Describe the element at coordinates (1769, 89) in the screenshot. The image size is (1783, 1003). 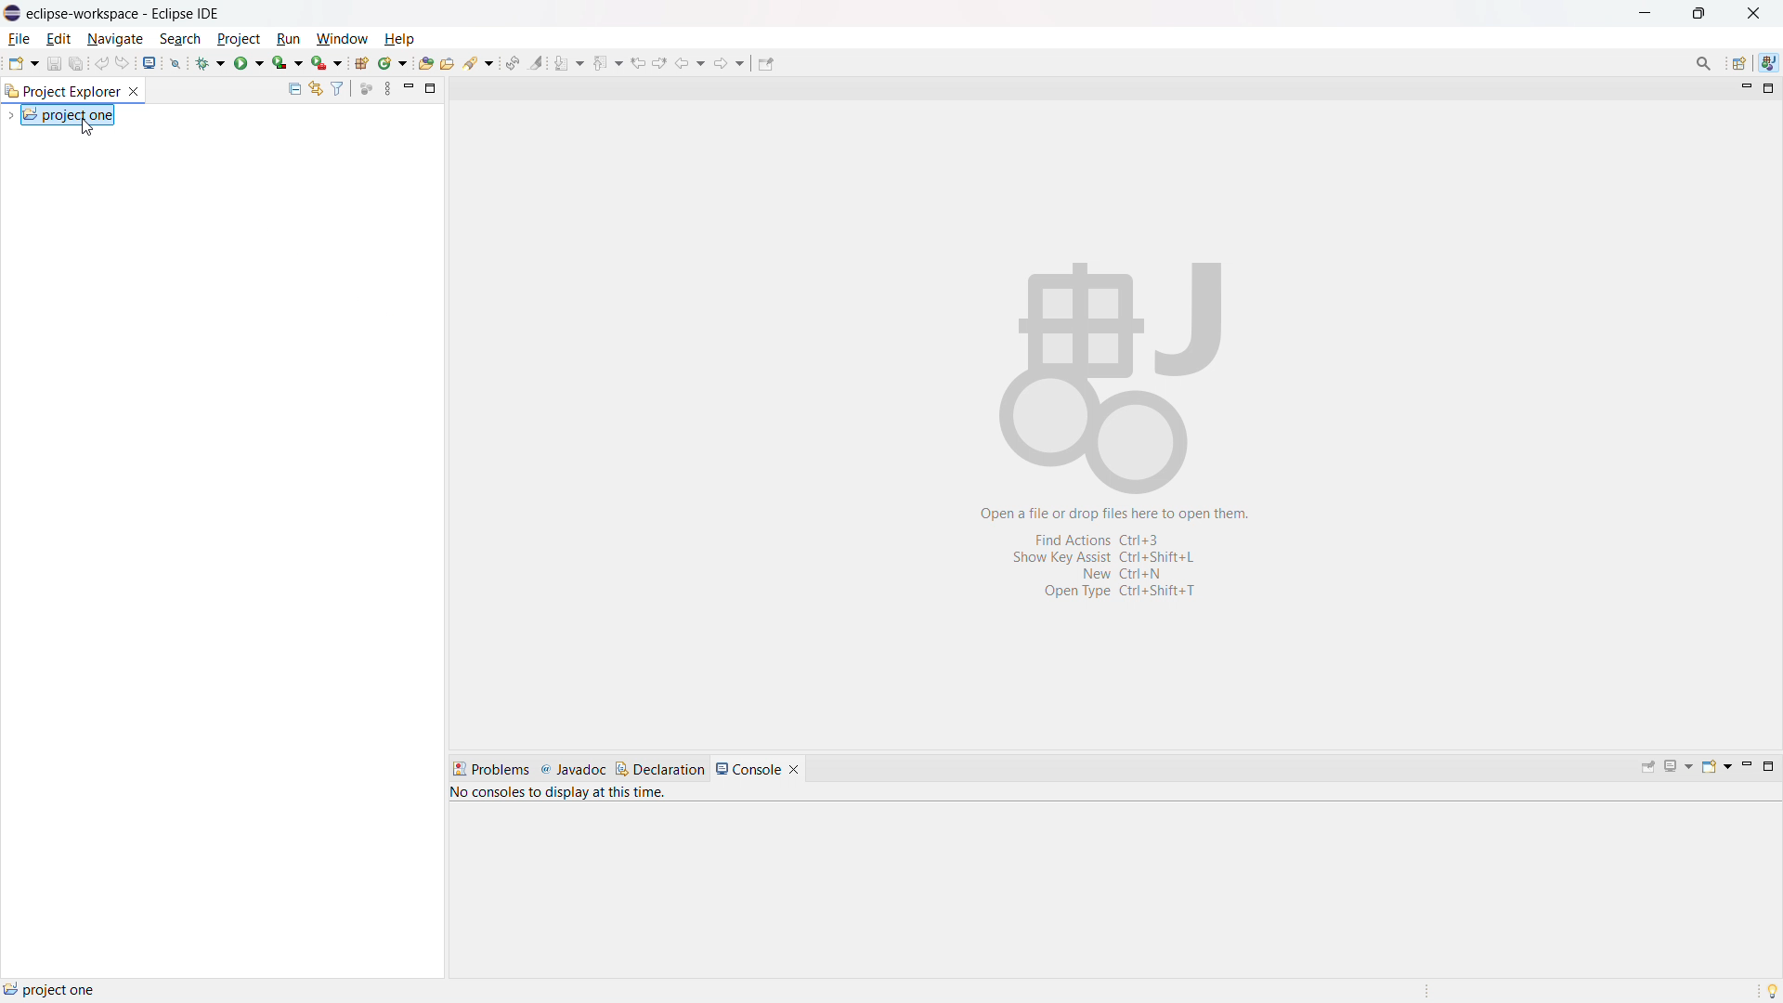
I see `maximize` at that location.